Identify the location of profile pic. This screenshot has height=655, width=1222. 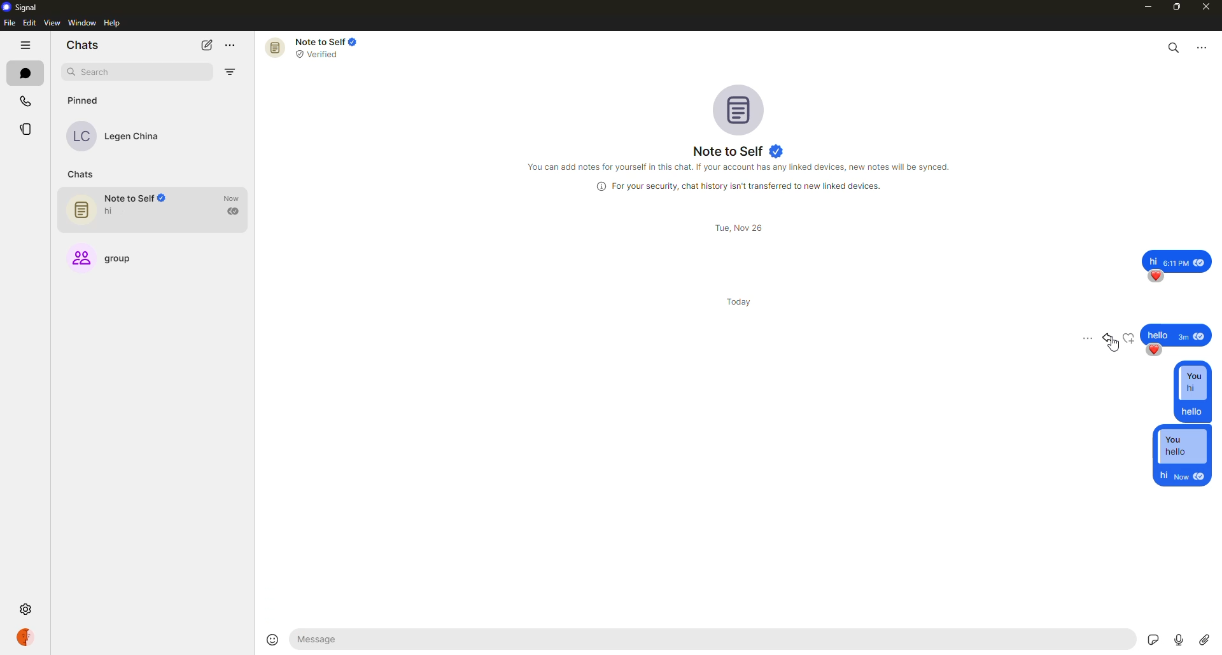
(737, 106).